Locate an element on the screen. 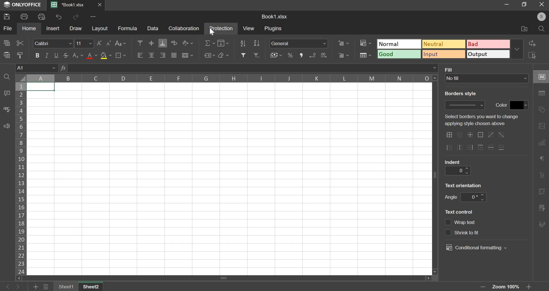 The width and height of the screenshot is (549, 291). remove filter is located at coordinates (256, 55).